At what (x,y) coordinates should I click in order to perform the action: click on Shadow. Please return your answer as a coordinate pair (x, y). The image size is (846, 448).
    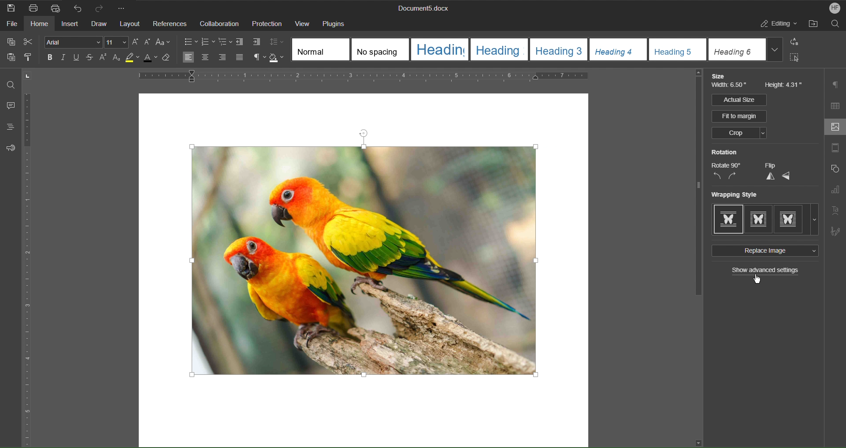
    Looking at the image, I should click on (278, 58).